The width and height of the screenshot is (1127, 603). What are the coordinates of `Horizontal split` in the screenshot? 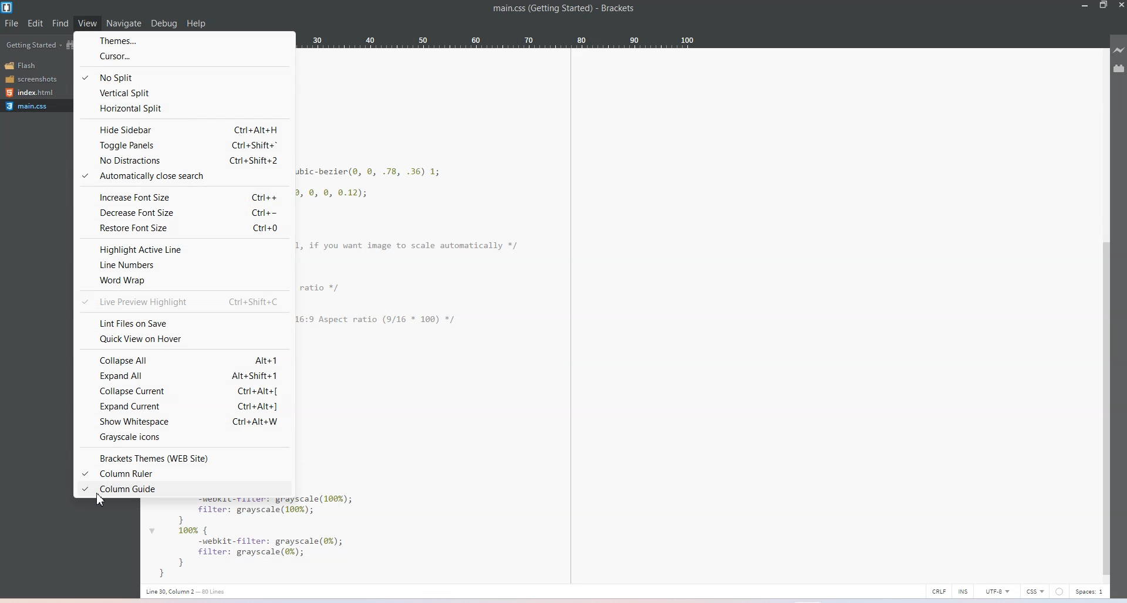 It's located at (184, 109).